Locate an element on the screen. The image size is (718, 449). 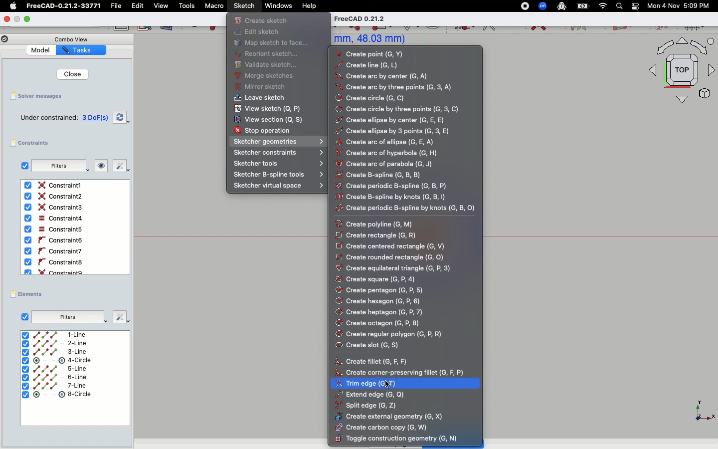
Create ellipse by 3 points is located at coordinates (394, 133).